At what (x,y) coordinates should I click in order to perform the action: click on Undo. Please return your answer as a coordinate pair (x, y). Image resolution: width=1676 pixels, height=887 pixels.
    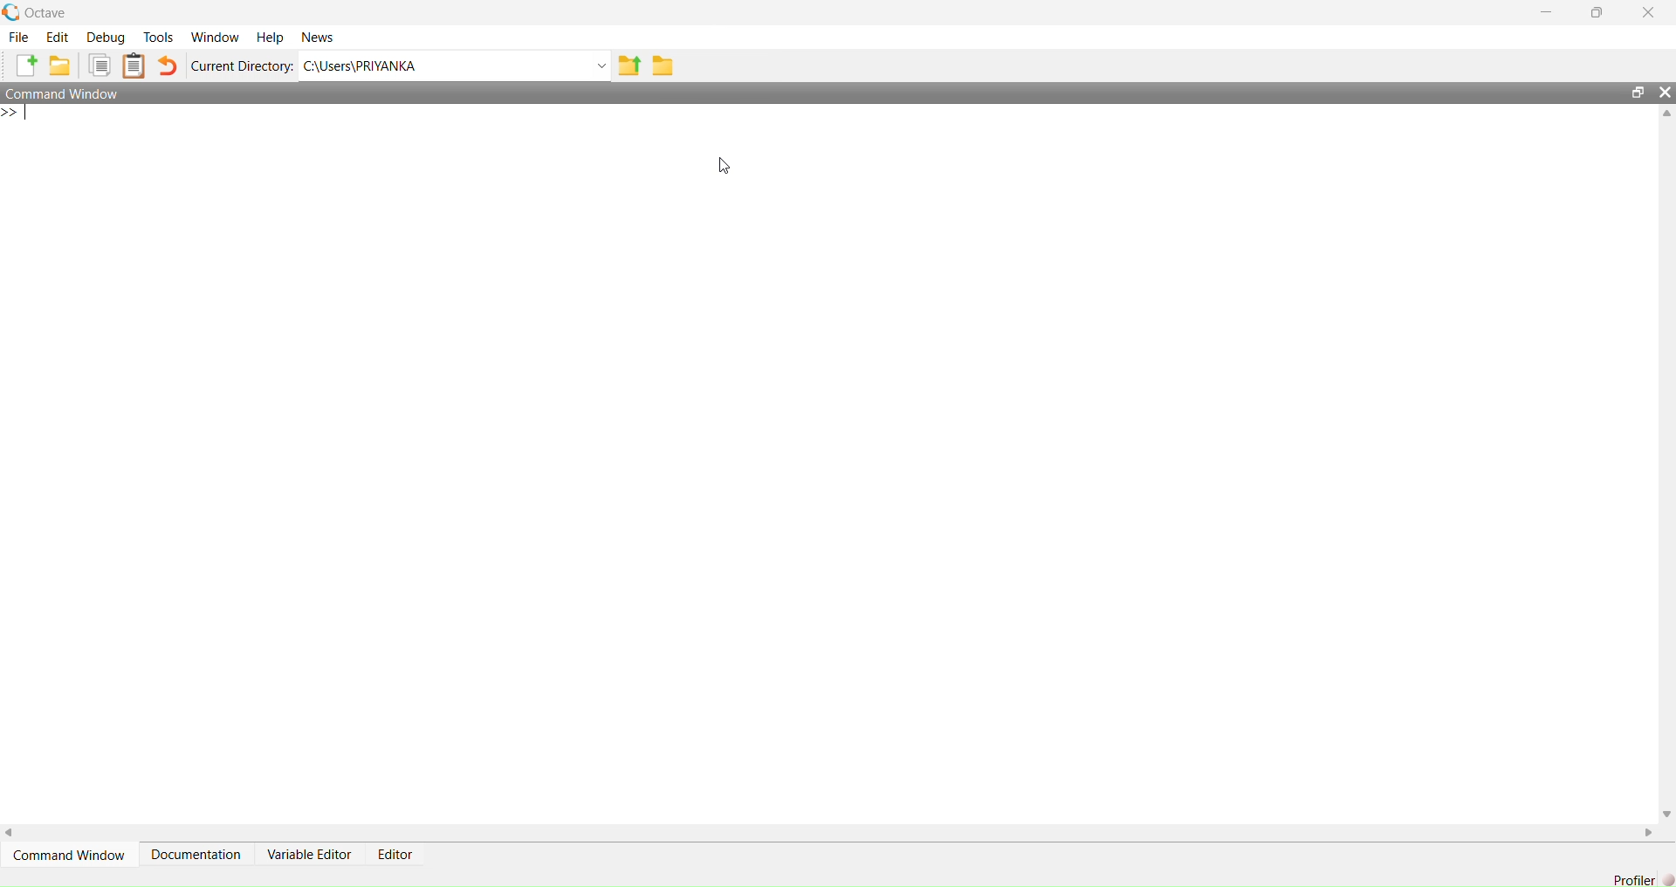
    Looking at the image, I should click on (168, 65).